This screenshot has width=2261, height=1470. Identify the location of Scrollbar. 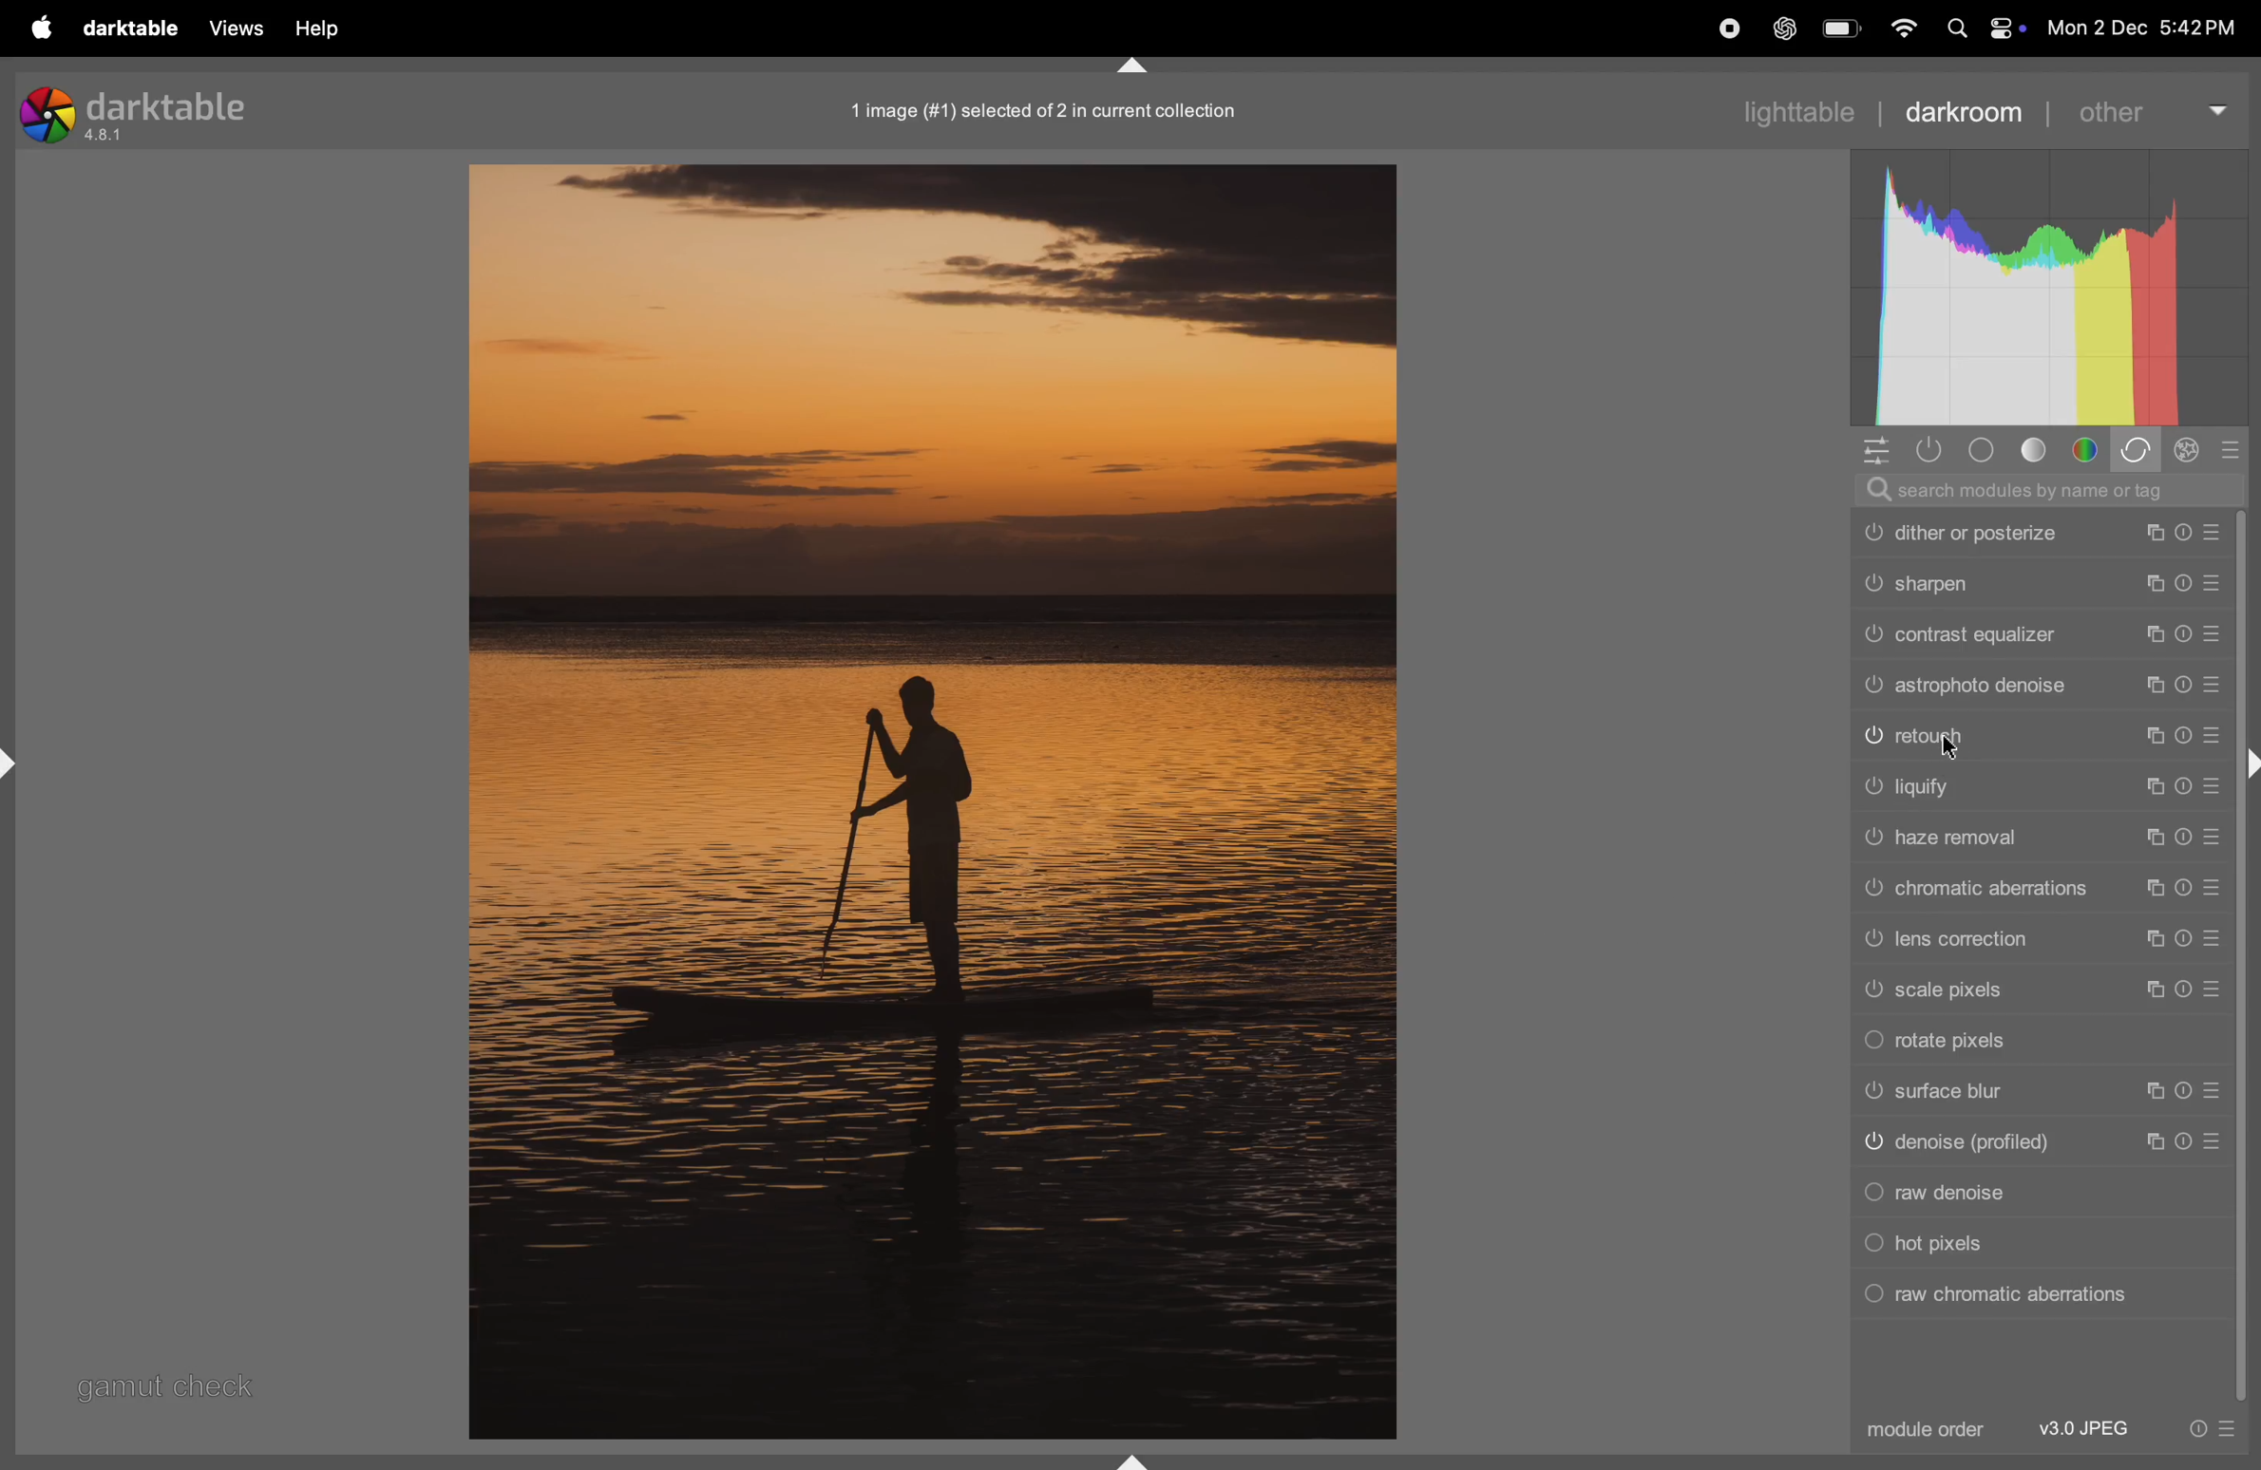
(2247, 1093).